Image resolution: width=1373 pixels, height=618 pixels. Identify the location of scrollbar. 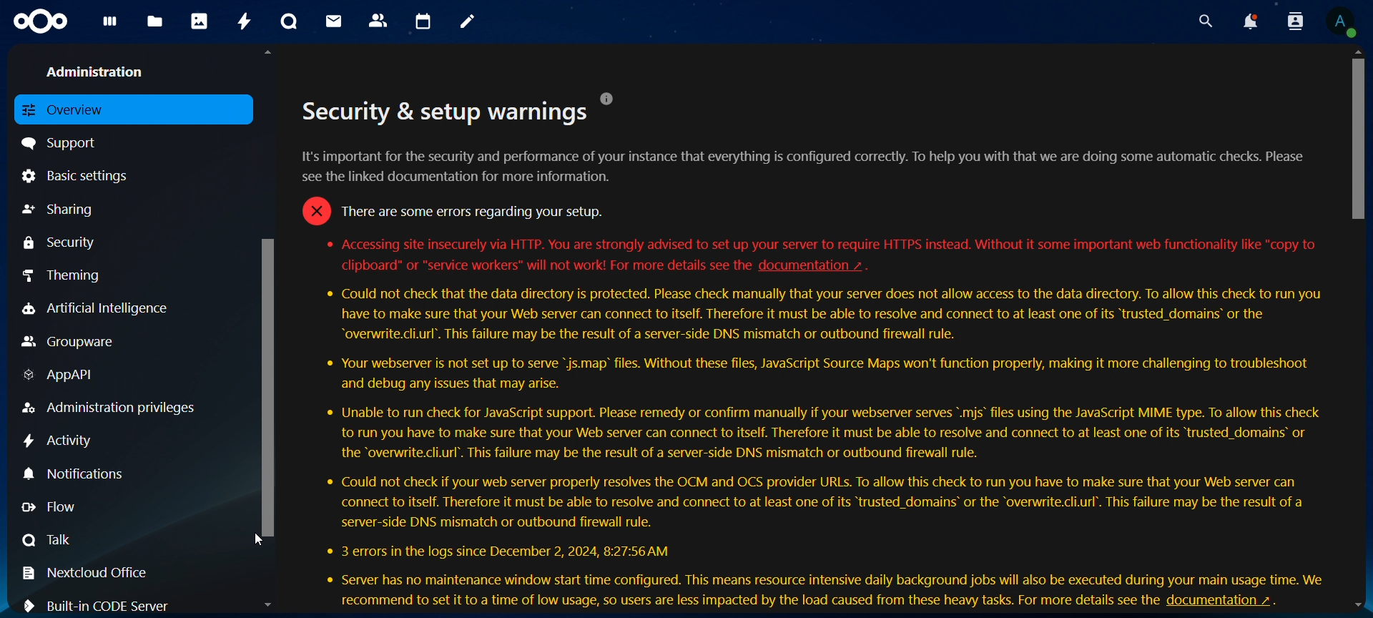
(270, 383).